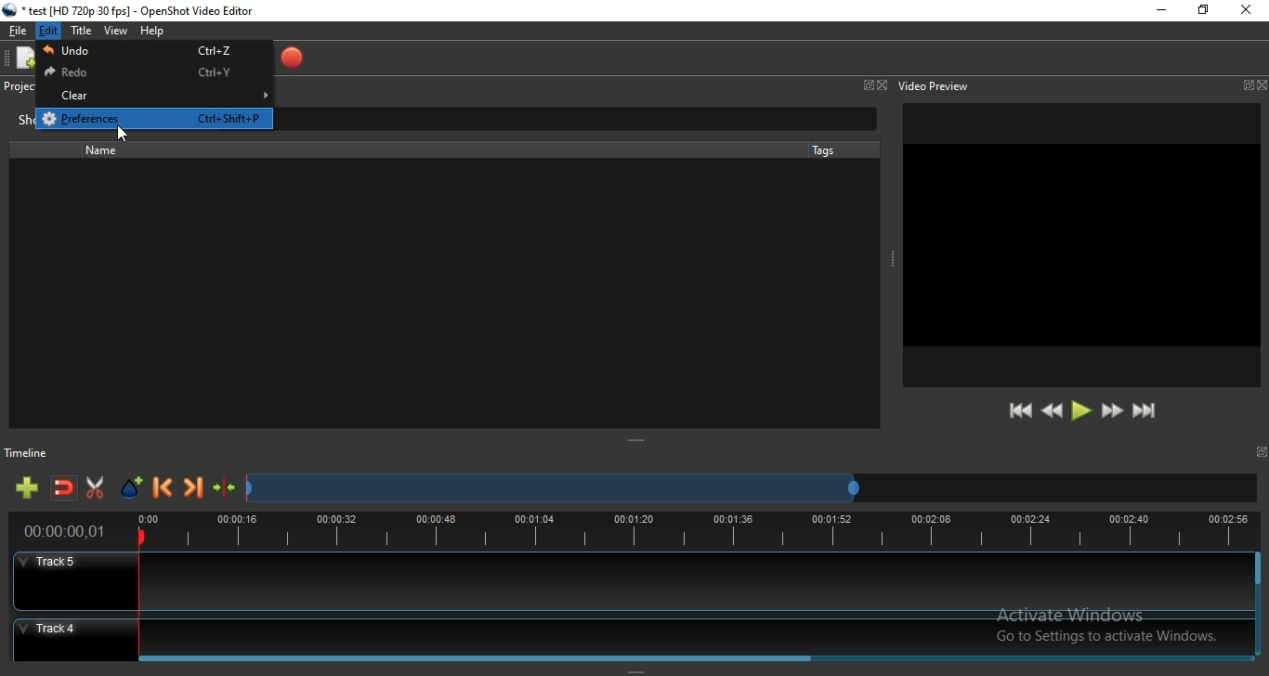  Describe the element at coordinates (883, 85) in the screenshot. I see `Close` at that location.